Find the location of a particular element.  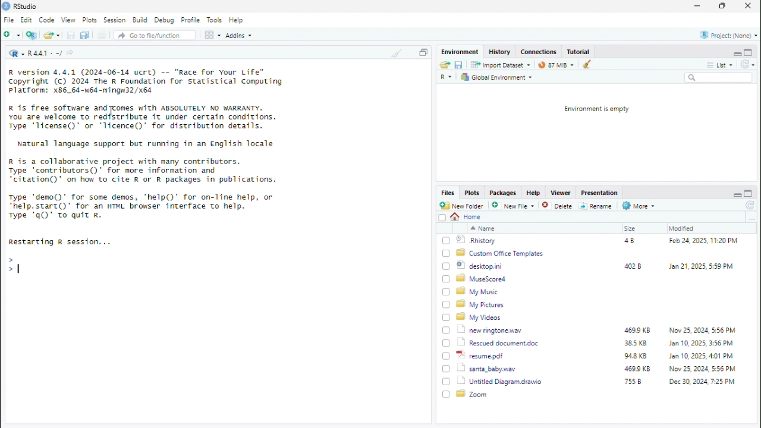

close is located at coordinates (749, 5).